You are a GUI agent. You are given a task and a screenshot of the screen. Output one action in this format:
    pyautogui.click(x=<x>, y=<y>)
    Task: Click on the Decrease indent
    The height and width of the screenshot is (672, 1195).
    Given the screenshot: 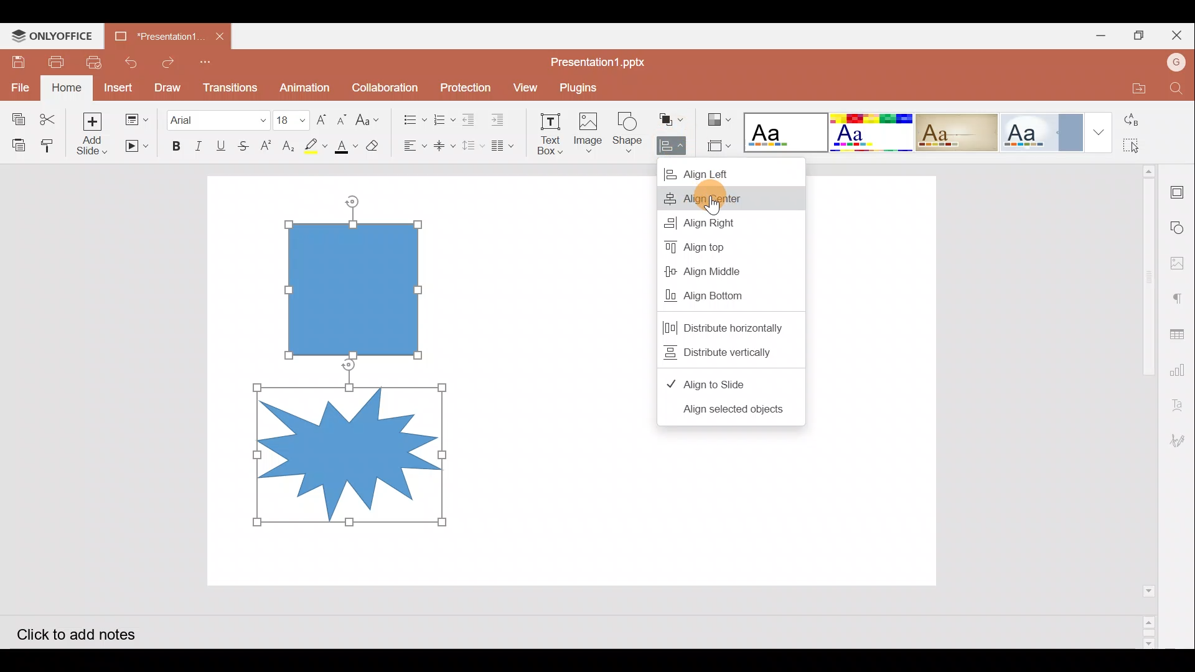 What is the action you would take?
    pyautogui.click(x=471, y=118)
    